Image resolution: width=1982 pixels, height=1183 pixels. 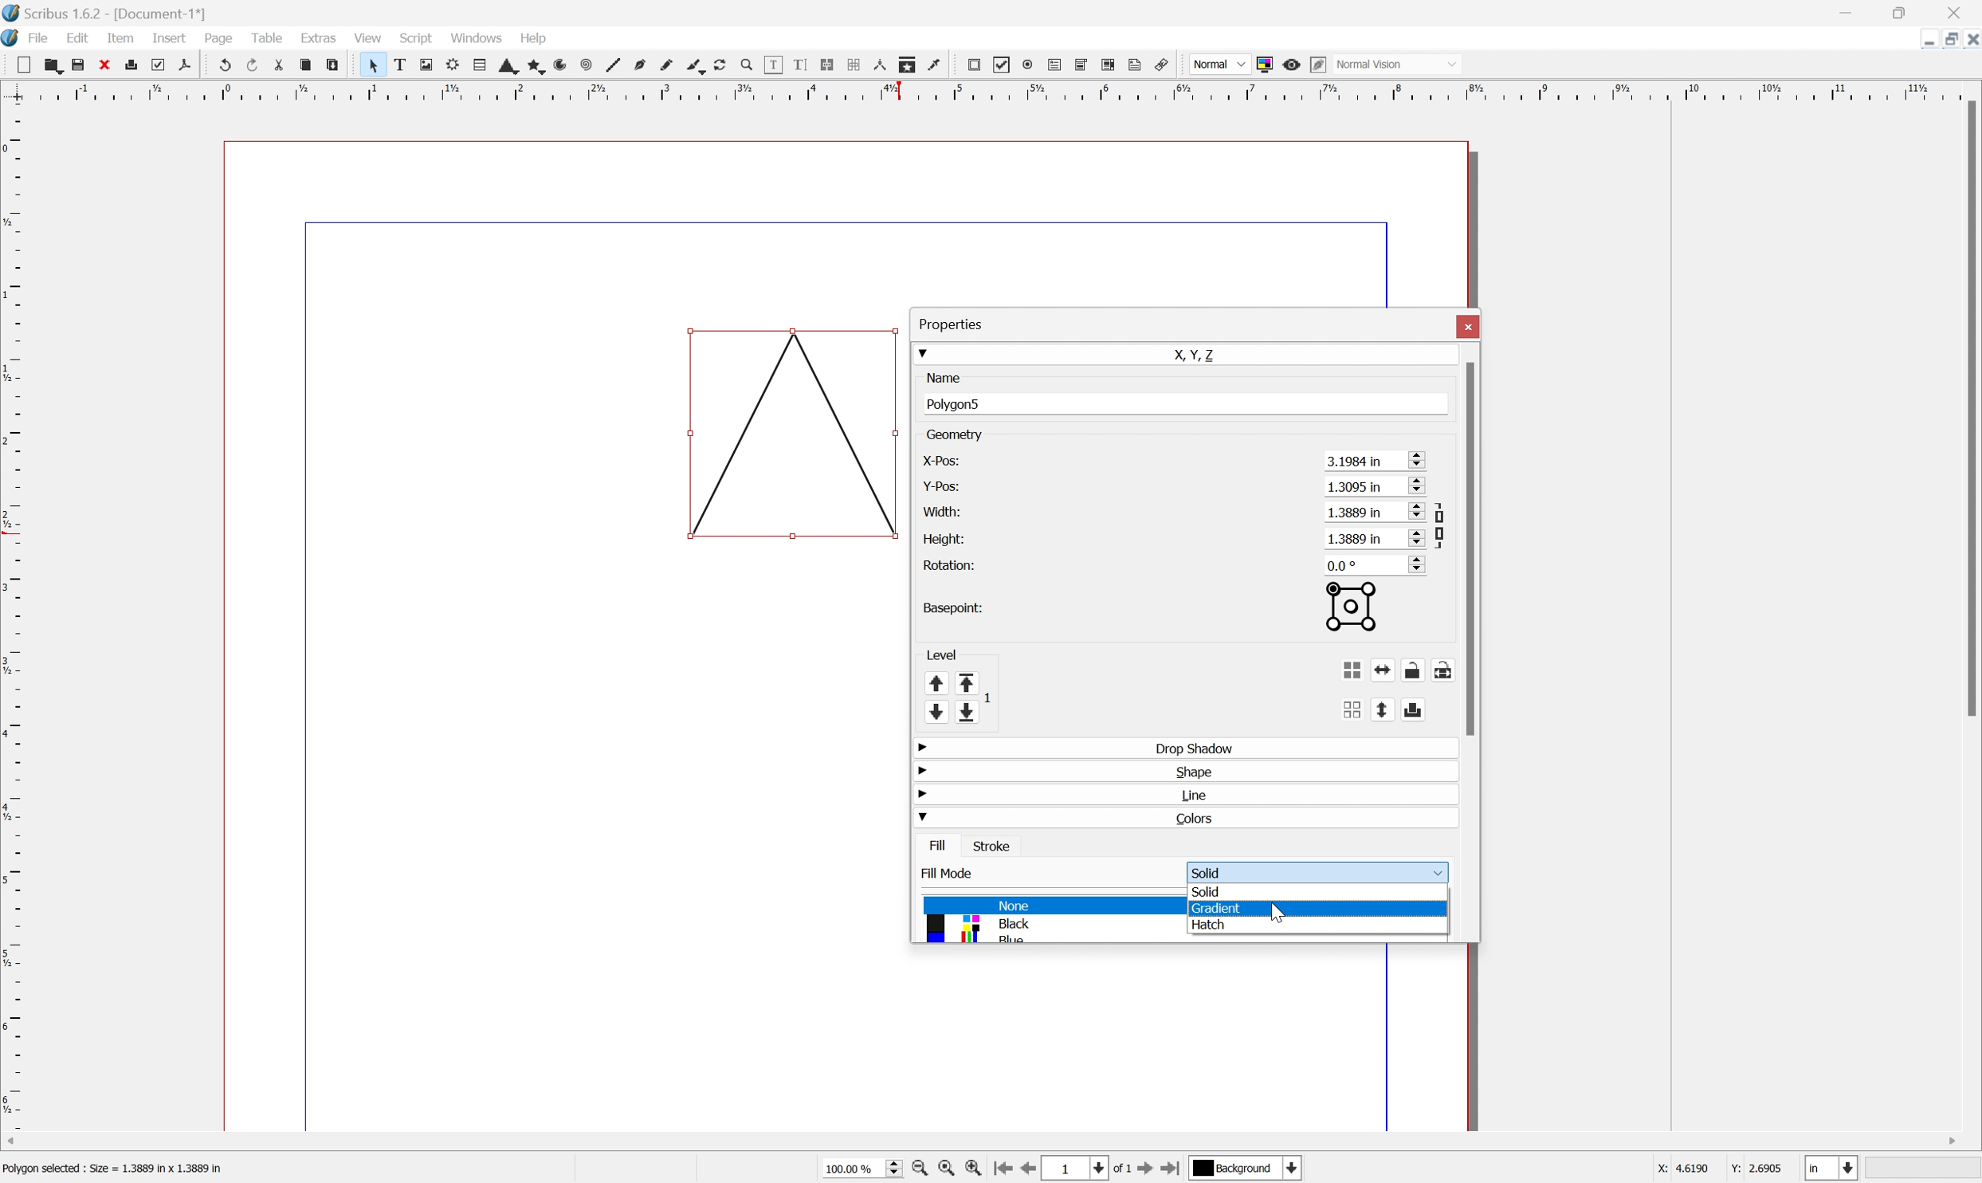 I want to click on Save, so click(x=77, y=62).